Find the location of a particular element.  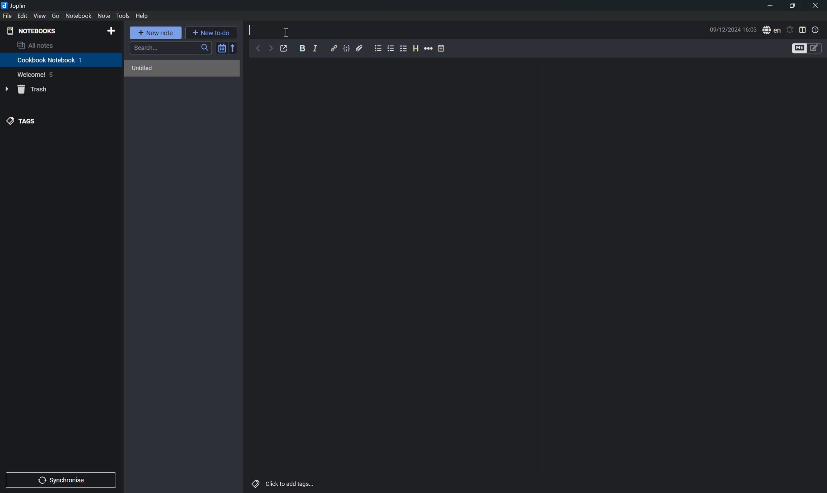

Note is located at coordinates (104, 15).